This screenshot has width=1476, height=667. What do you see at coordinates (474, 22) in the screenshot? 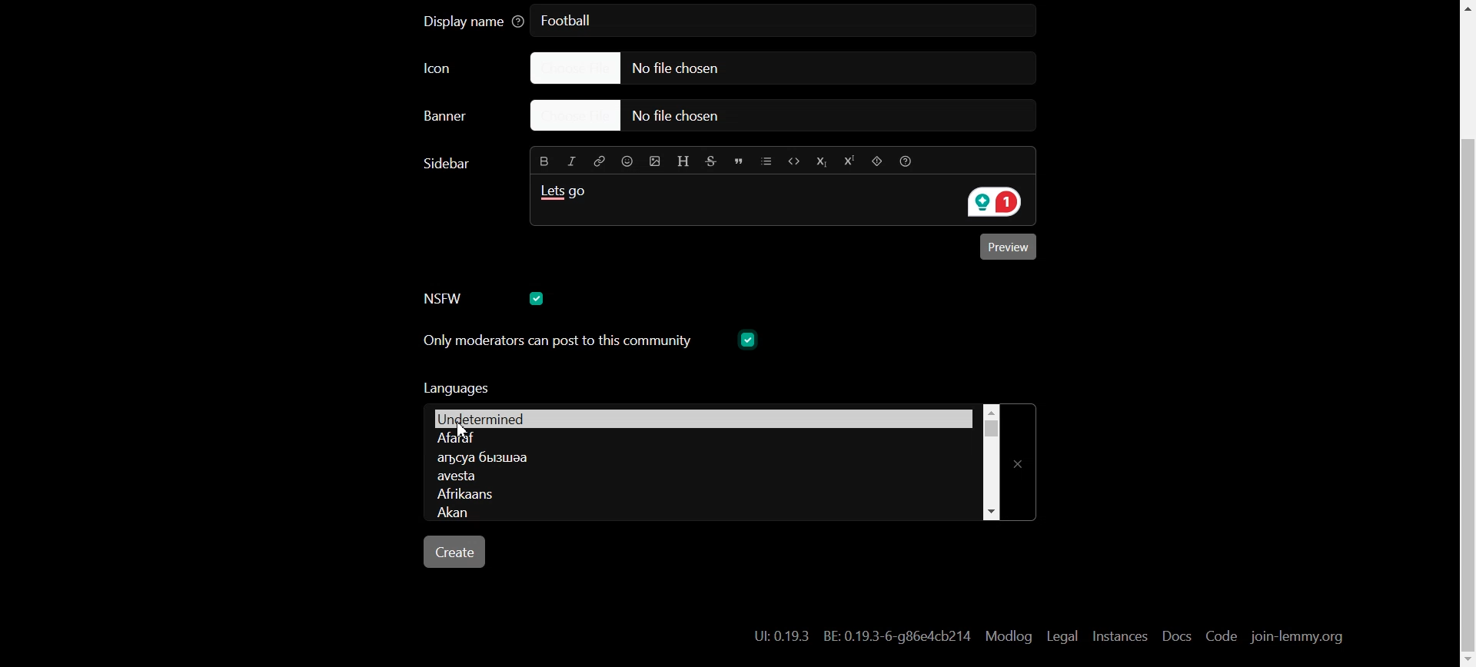
I see `Display name` at bounding box center [474, 22].